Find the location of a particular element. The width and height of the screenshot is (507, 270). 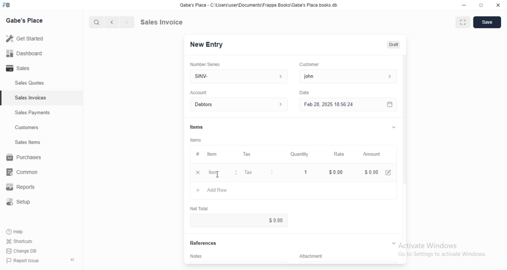

 is located at coordinates (315, 256).